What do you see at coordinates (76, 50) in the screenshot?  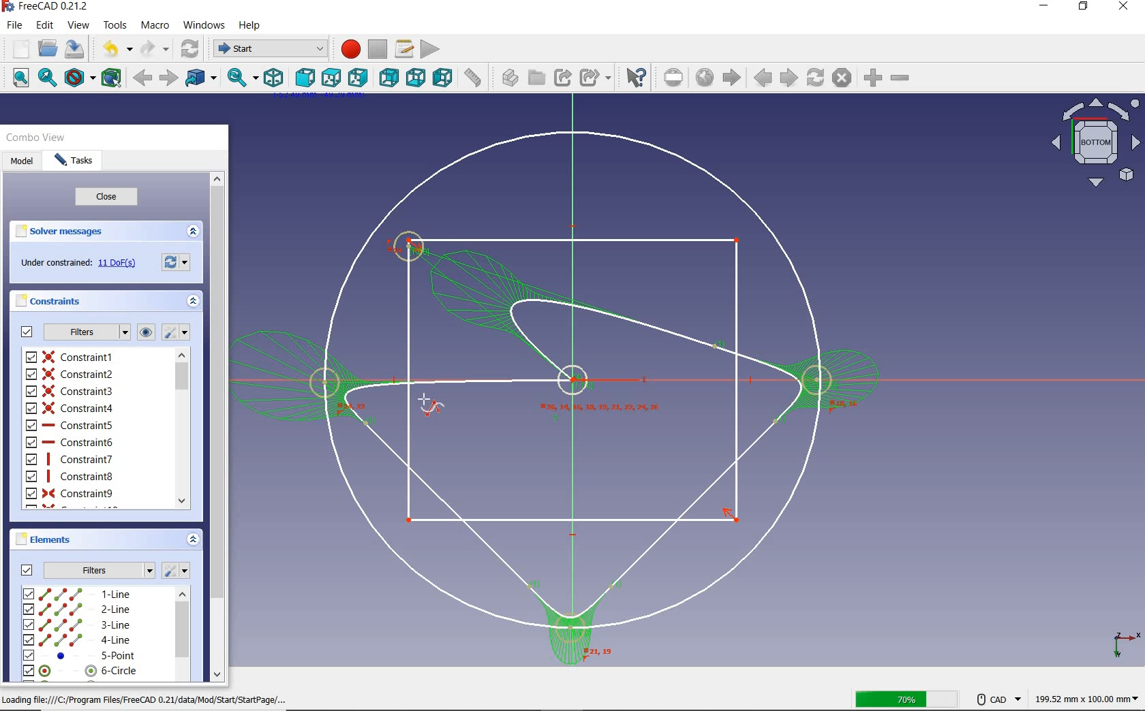 I see `save` at bounding box center [76, 50].